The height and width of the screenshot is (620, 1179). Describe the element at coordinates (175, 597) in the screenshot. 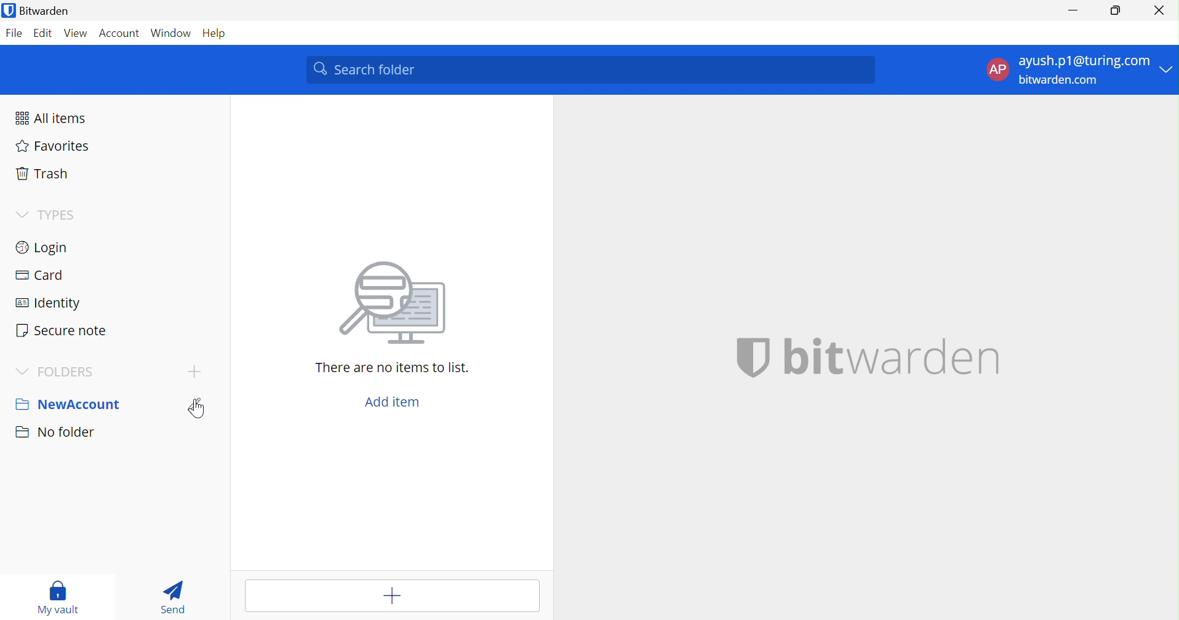

I see `Send` at that location.